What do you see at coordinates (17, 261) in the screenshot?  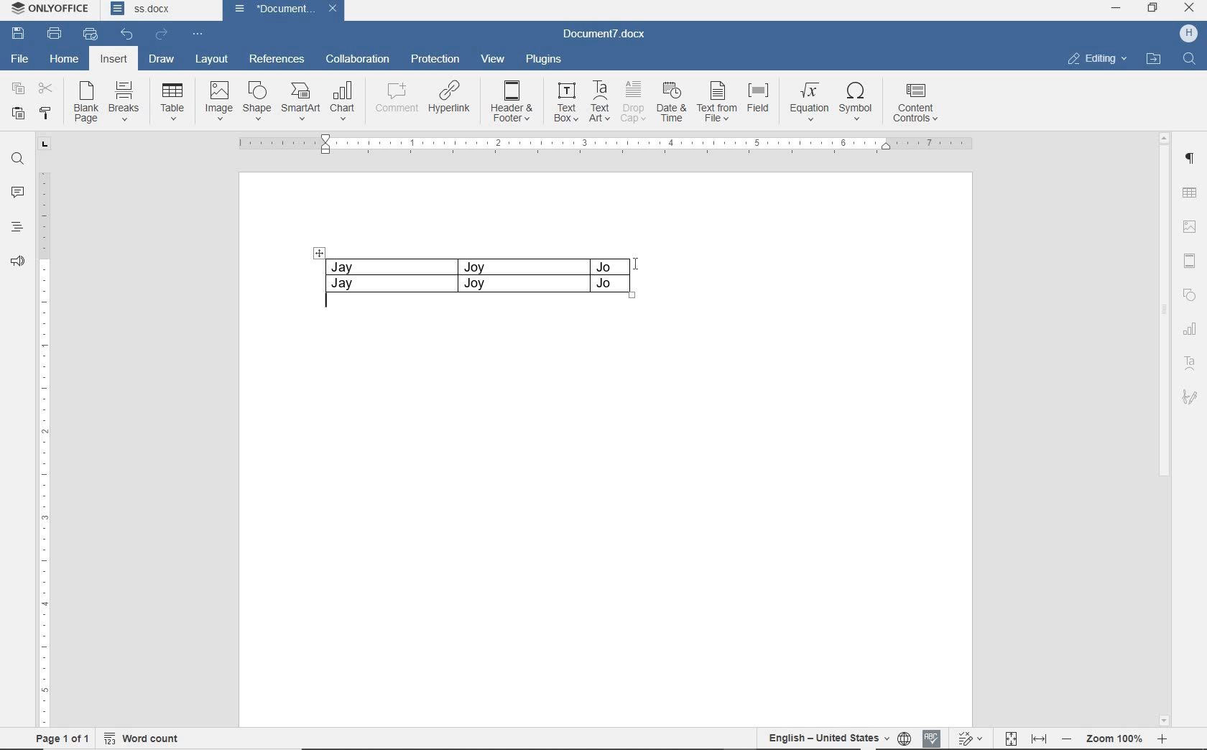 I see `FEEDBACK & SUPPORT` at bounding box center [17, 261].